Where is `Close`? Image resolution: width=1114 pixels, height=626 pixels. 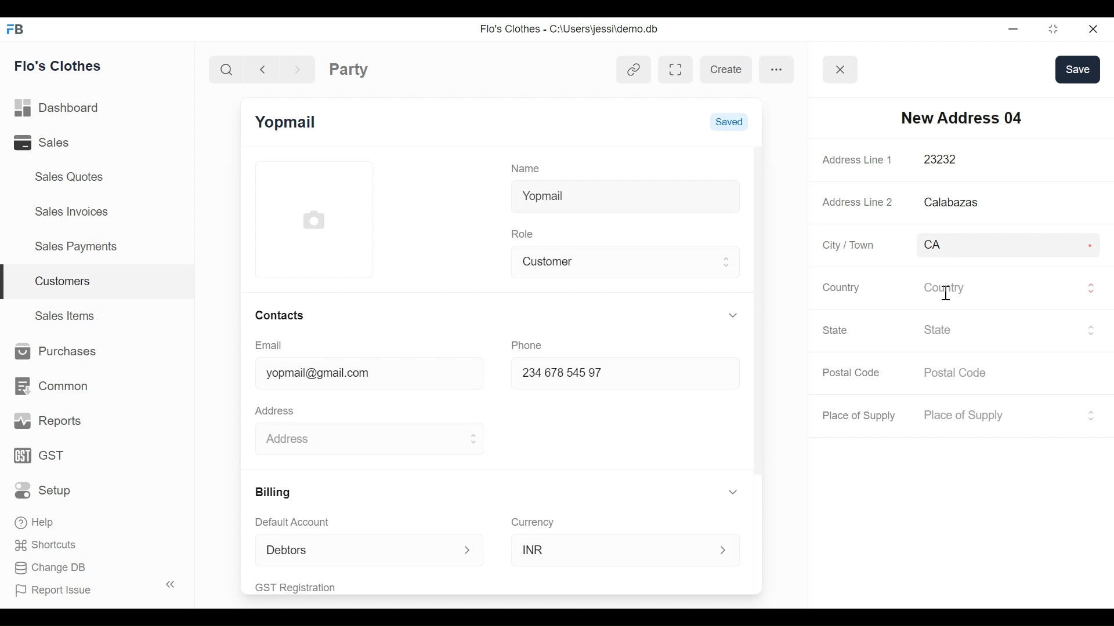
Close is located at coordinates (1091, 28).